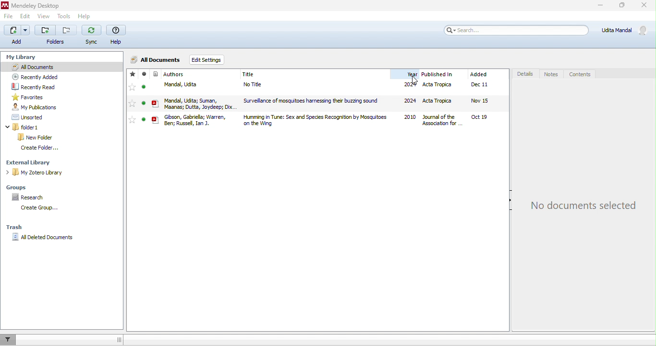  Describe the element at coordinates (65, 17) in the screenshot. I see `tools` at that location.